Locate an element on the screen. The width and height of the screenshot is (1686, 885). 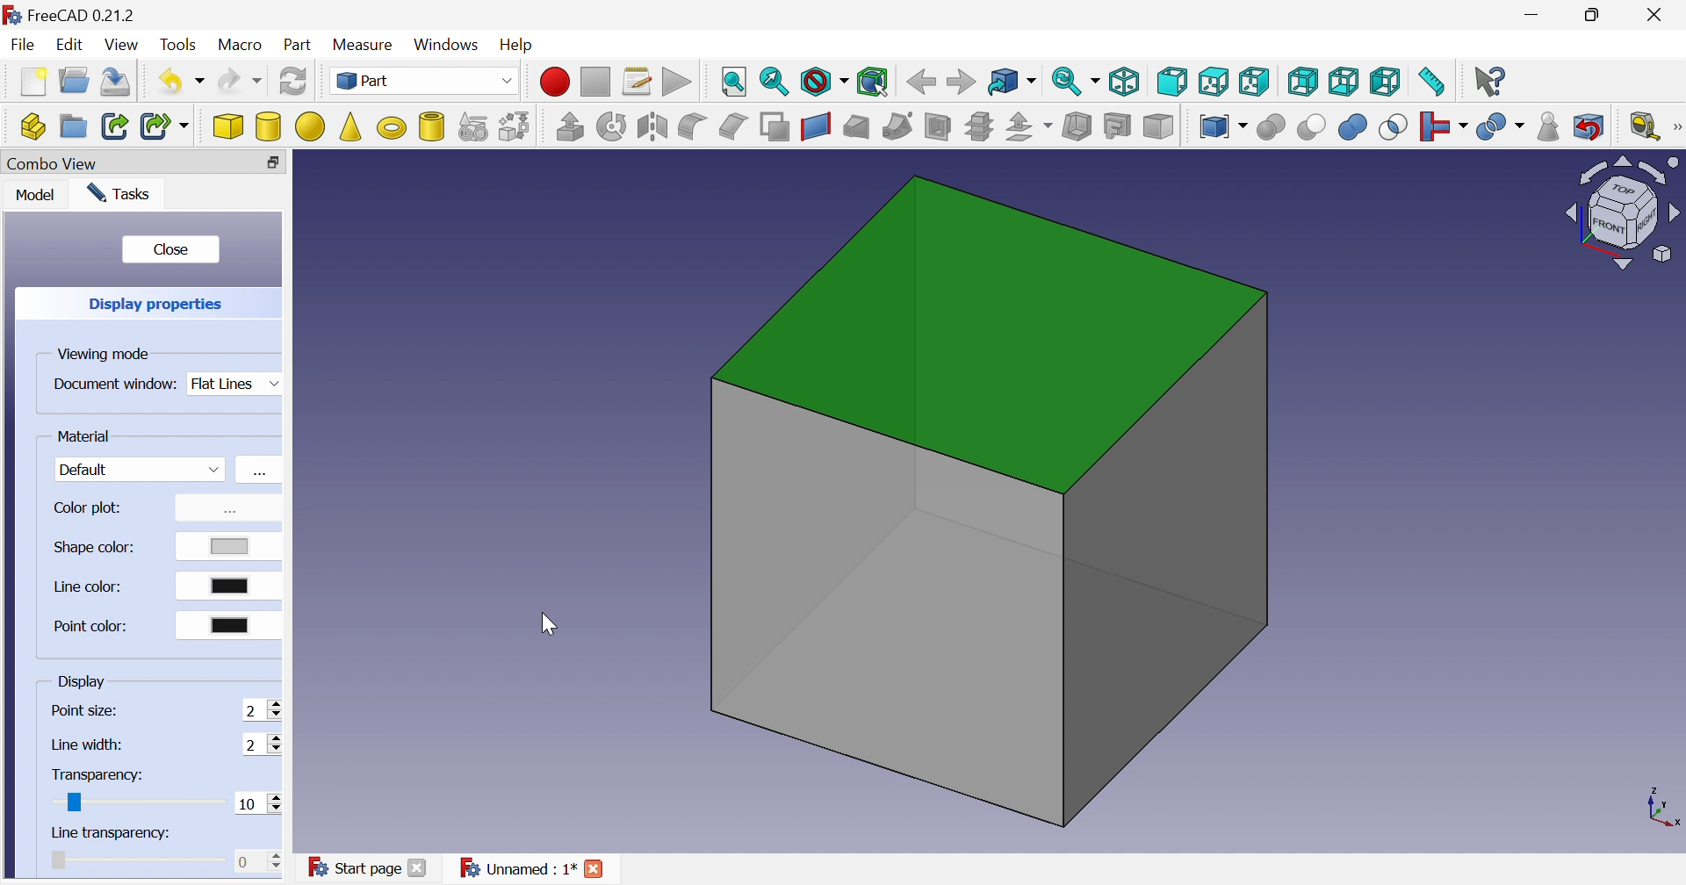
Stop macro recording is located at coordinates (598, 83).